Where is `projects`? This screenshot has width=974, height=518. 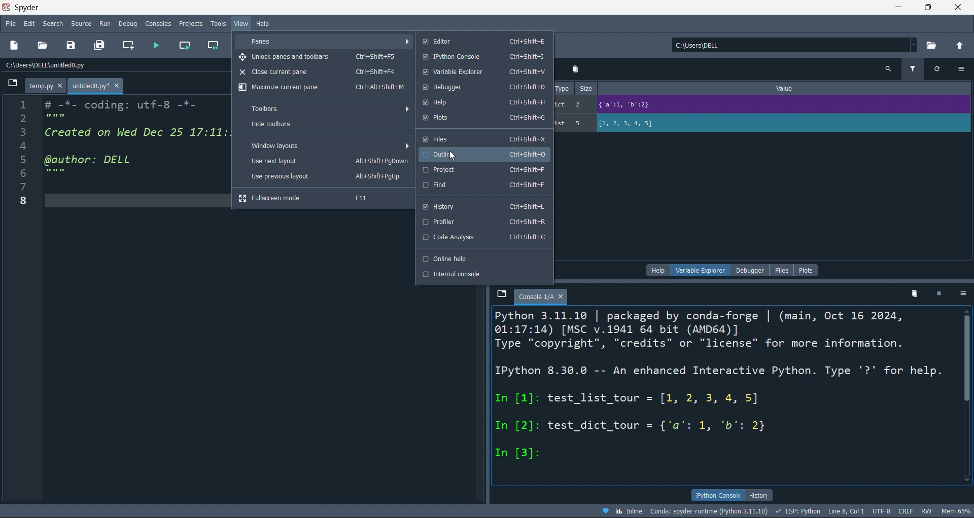
projects is located at coordinates (191, 23).